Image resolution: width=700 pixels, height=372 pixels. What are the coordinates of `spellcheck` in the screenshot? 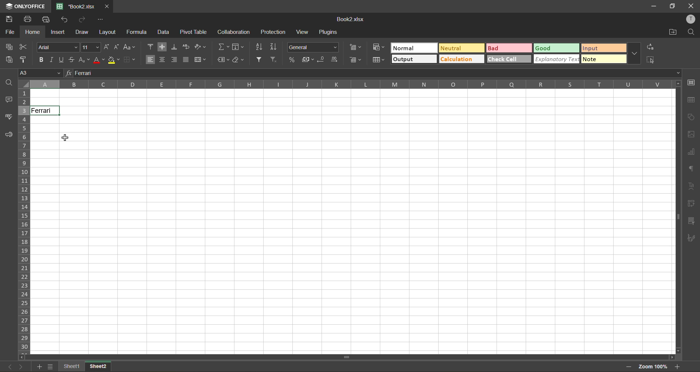 It's located at (7, 116).